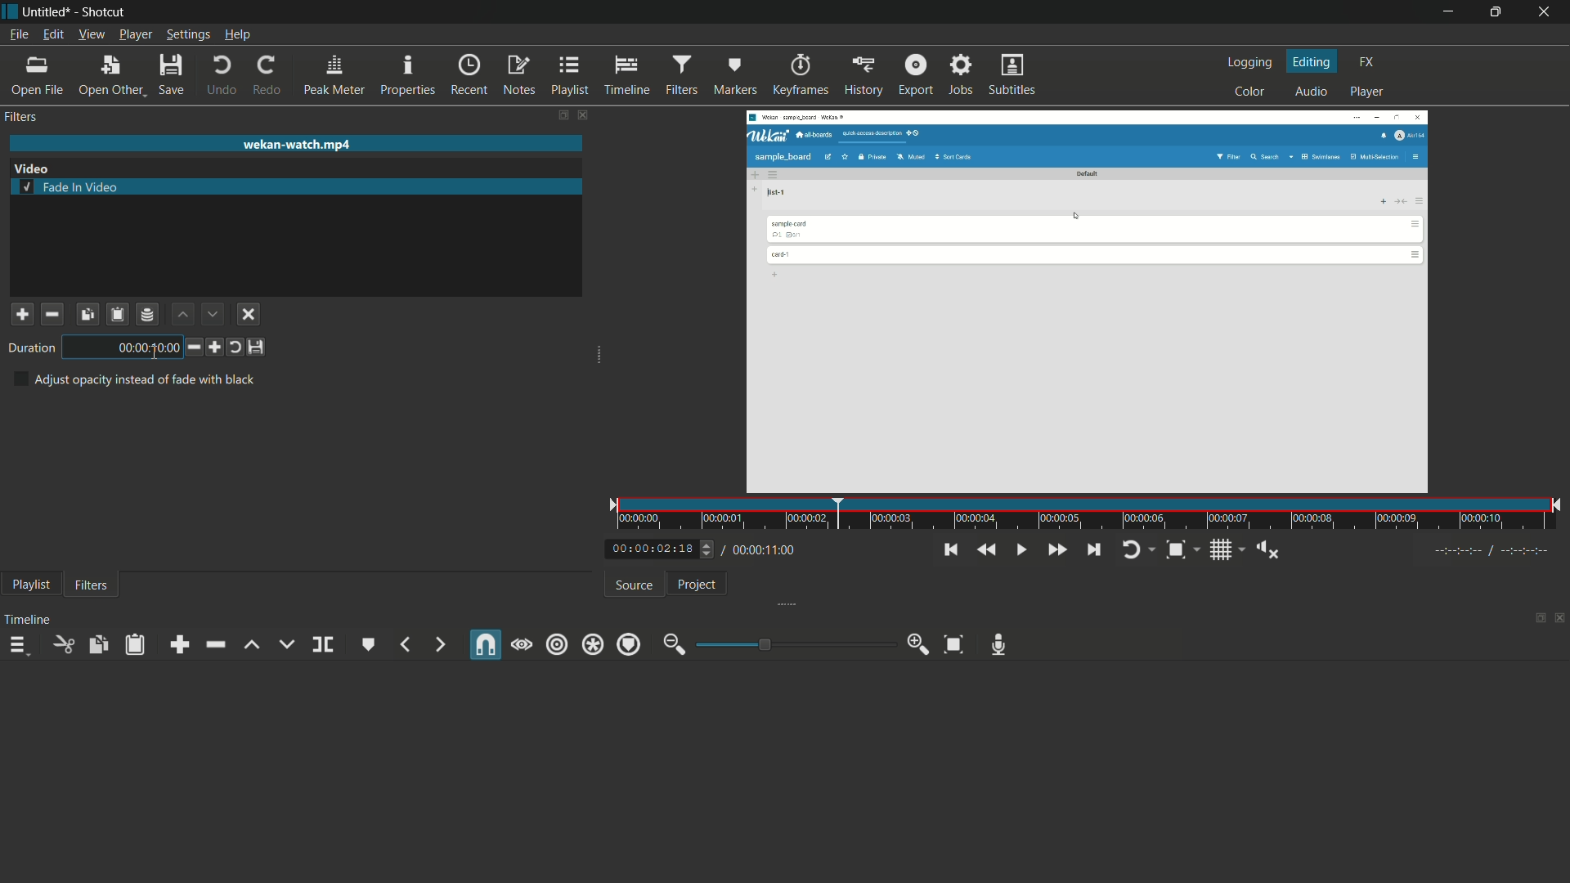 This screenshot has height=883, width=1570. What do you see at coordinates (1269, 551) in the screenshot?
I see `show volume control` at bounding box center [1269, 551].